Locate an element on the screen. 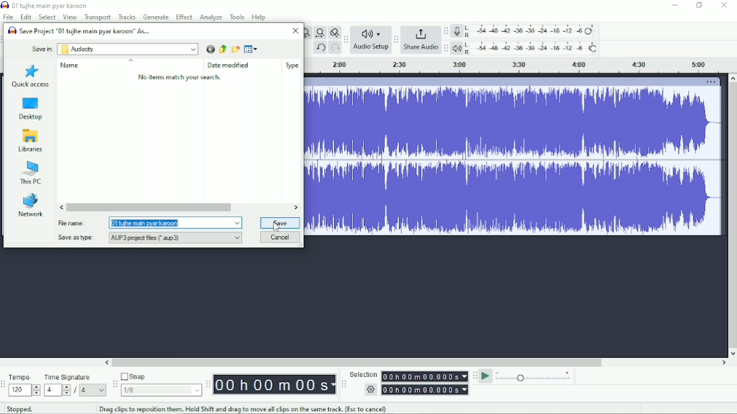 Image resolution: width=737 pixels, height=414 pixels. Minimize is located at coordinates (676, 6).